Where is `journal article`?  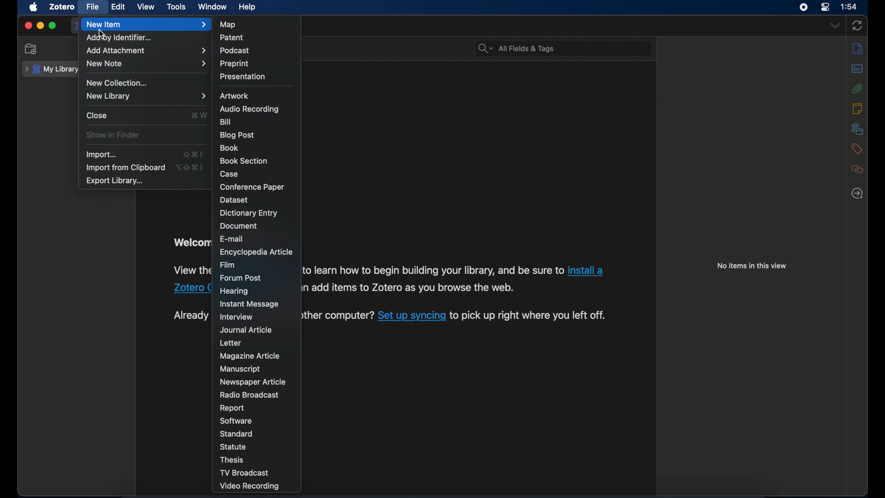
journal article is located at coordinates (247, 330).